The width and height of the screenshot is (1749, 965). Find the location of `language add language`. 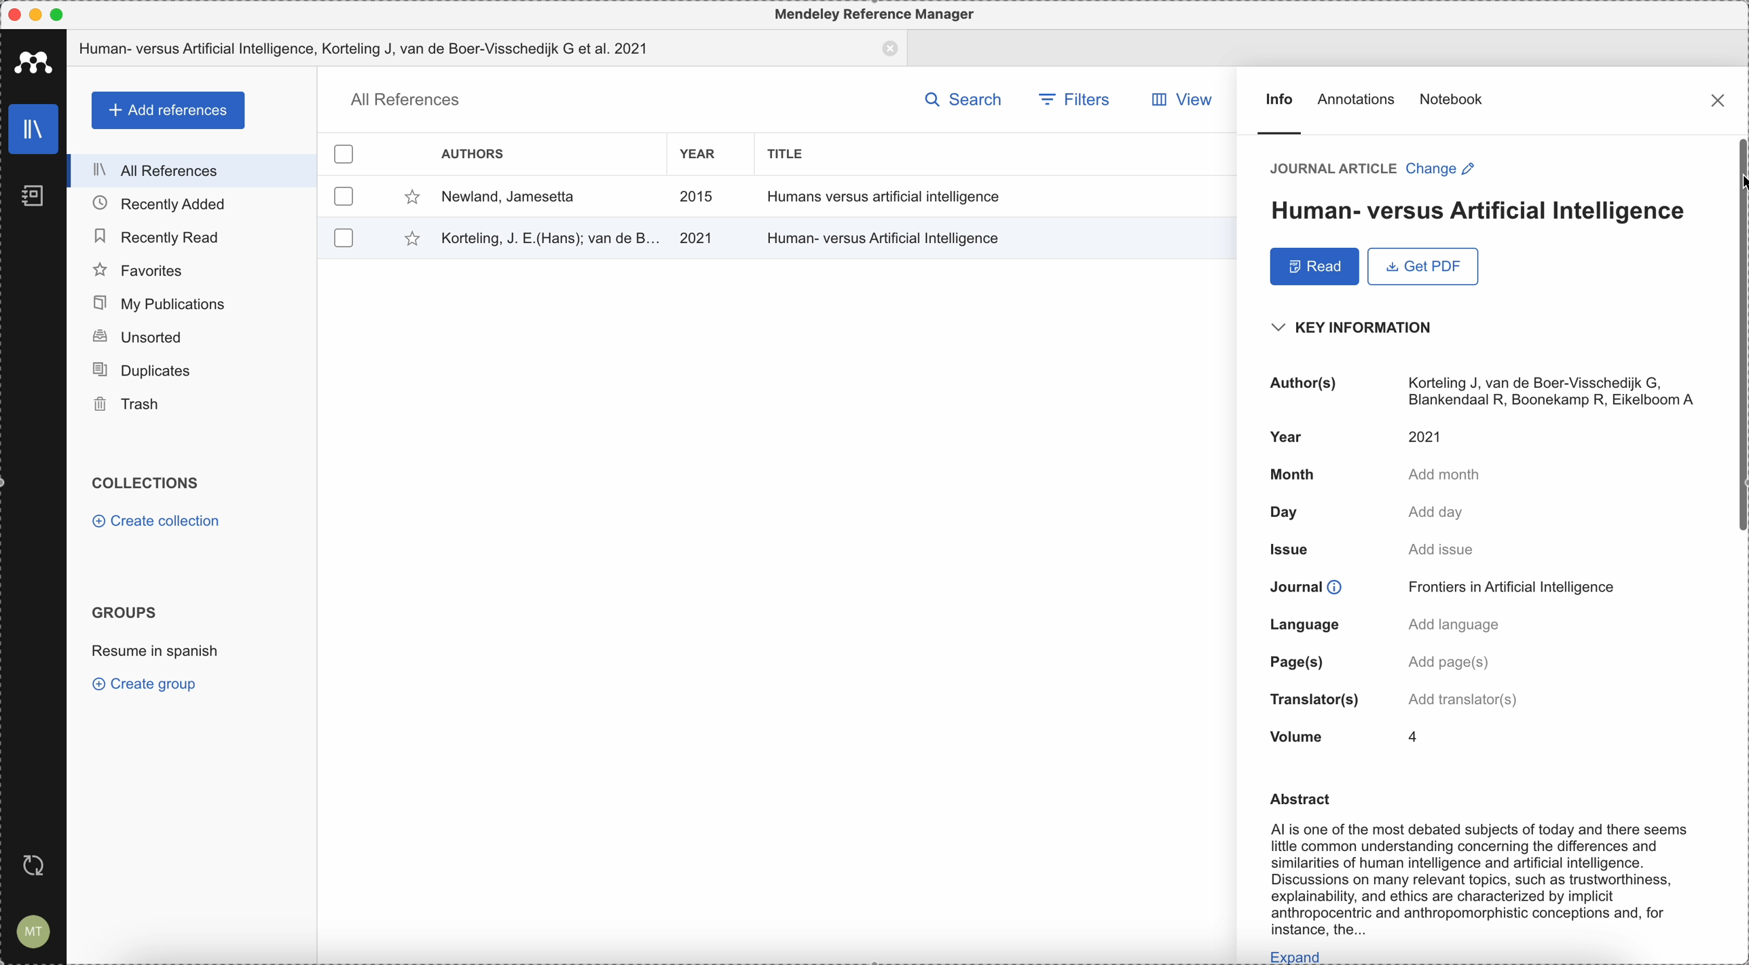

language add language is located at coordinates (1385, 625).